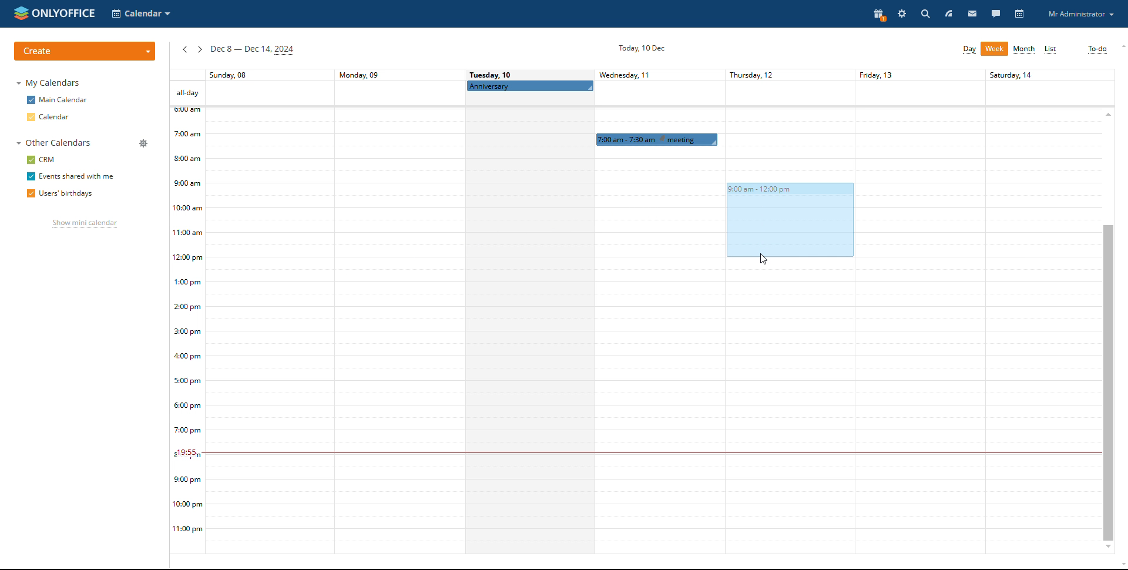 The height and width of the screenshot is (570, 1128). What do you see at coordinates (184, 50) in the screenshot?
I see `previous week` at bounding box center [184, 50].